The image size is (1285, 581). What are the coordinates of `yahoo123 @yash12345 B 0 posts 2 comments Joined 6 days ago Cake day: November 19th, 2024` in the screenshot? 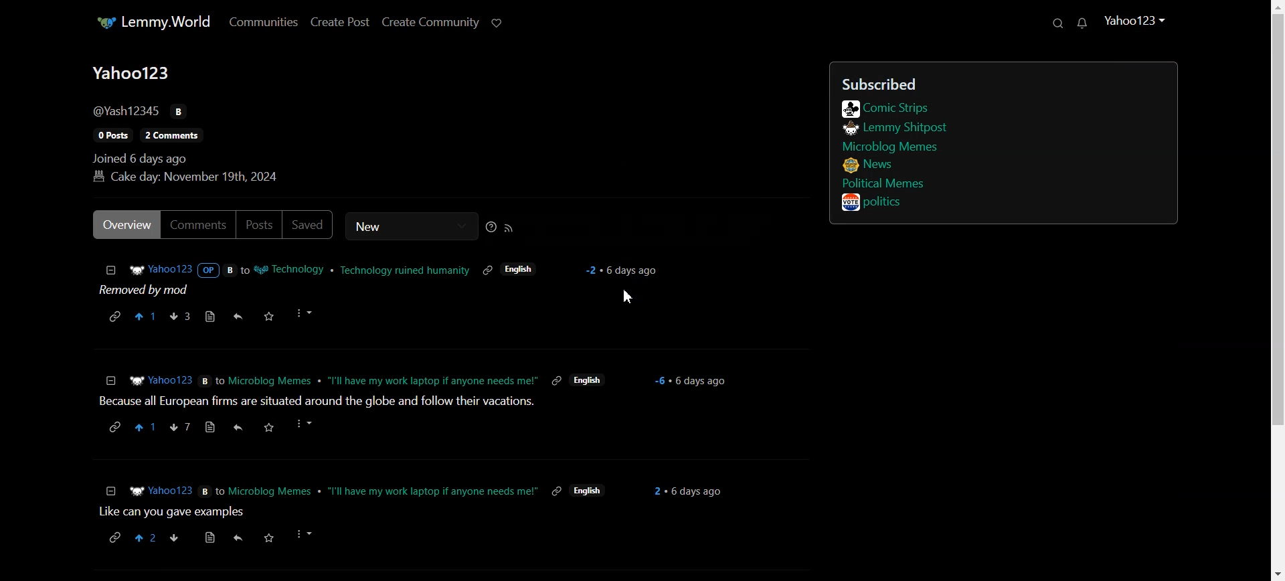 It's located at (191, 123).